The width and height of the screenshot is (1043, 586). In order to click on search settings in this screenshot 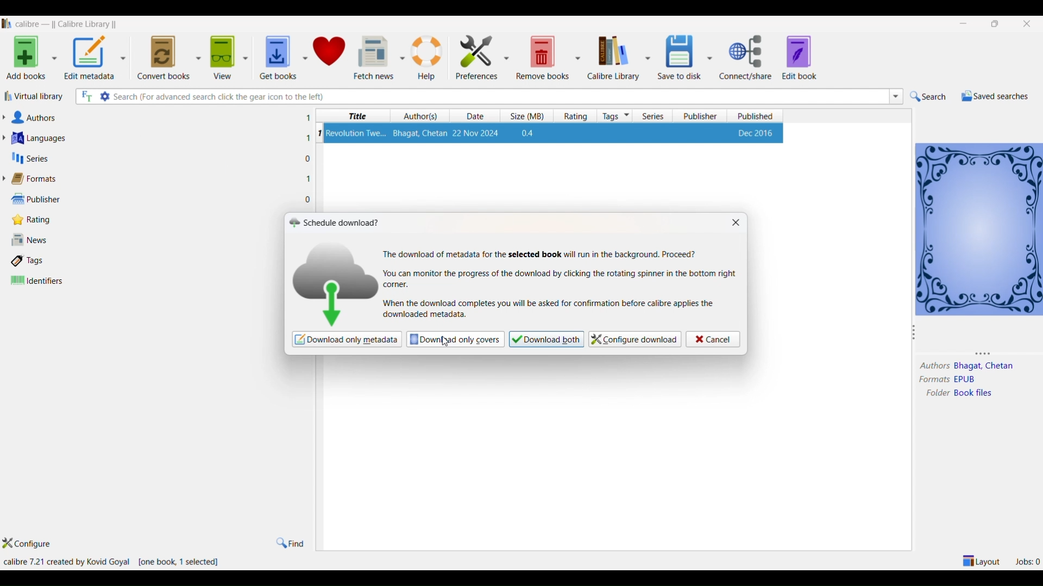, I will do `click(105, 96)`.